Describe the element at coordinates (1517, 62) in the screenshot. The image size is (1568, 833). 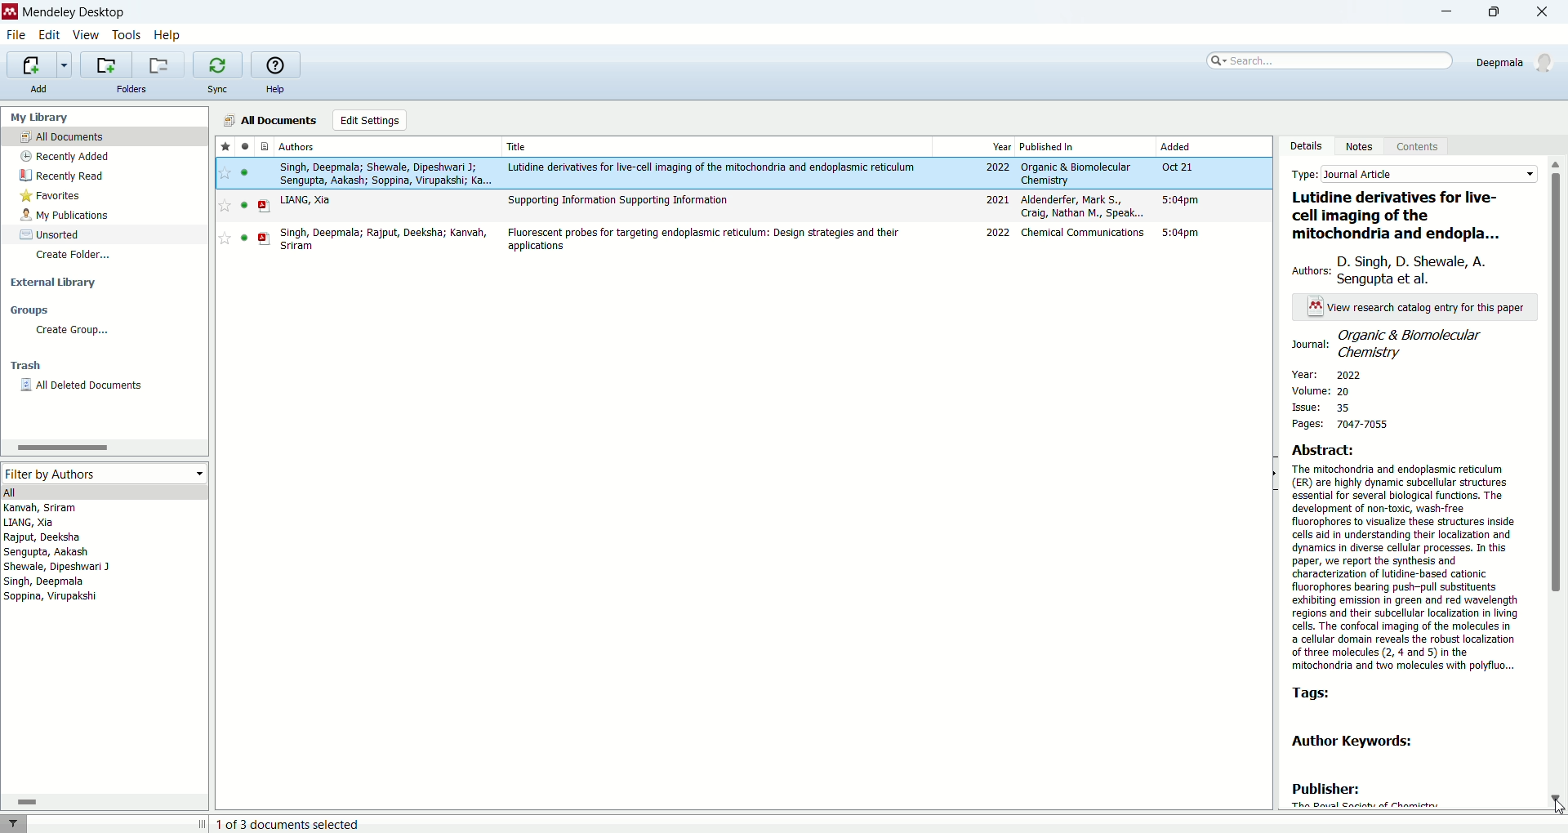
I see `deepmala` at that location.